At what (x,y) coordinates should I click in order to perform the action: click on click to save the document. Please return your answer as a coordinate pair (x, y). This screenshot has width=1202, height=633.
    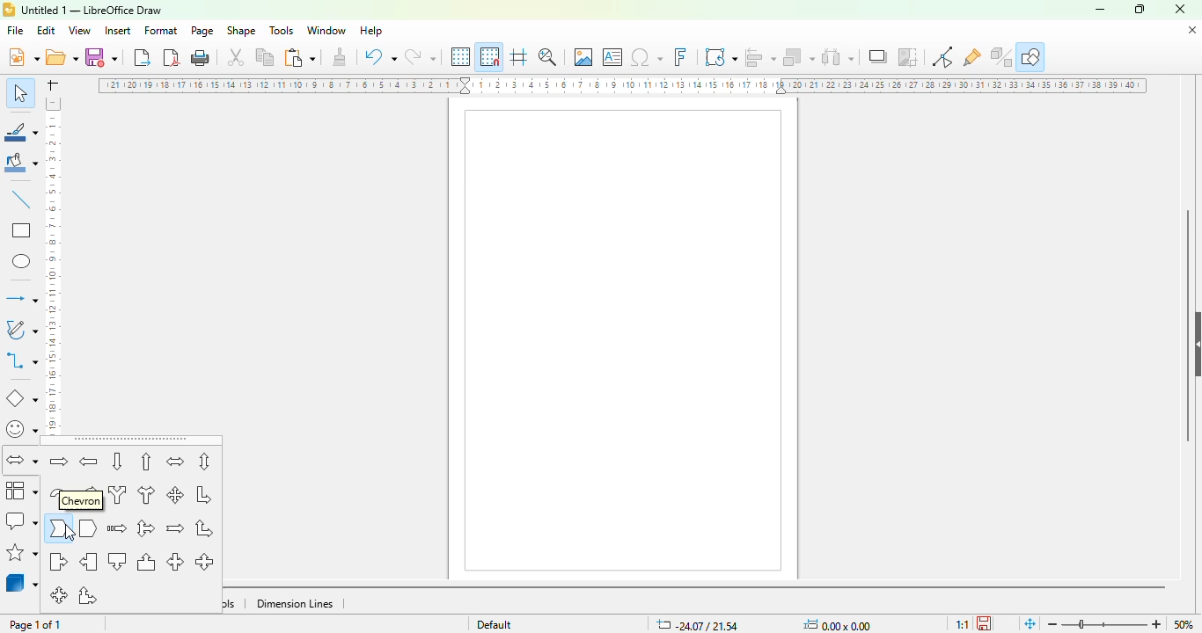
    Looking at the image, I should click on (984, 623).